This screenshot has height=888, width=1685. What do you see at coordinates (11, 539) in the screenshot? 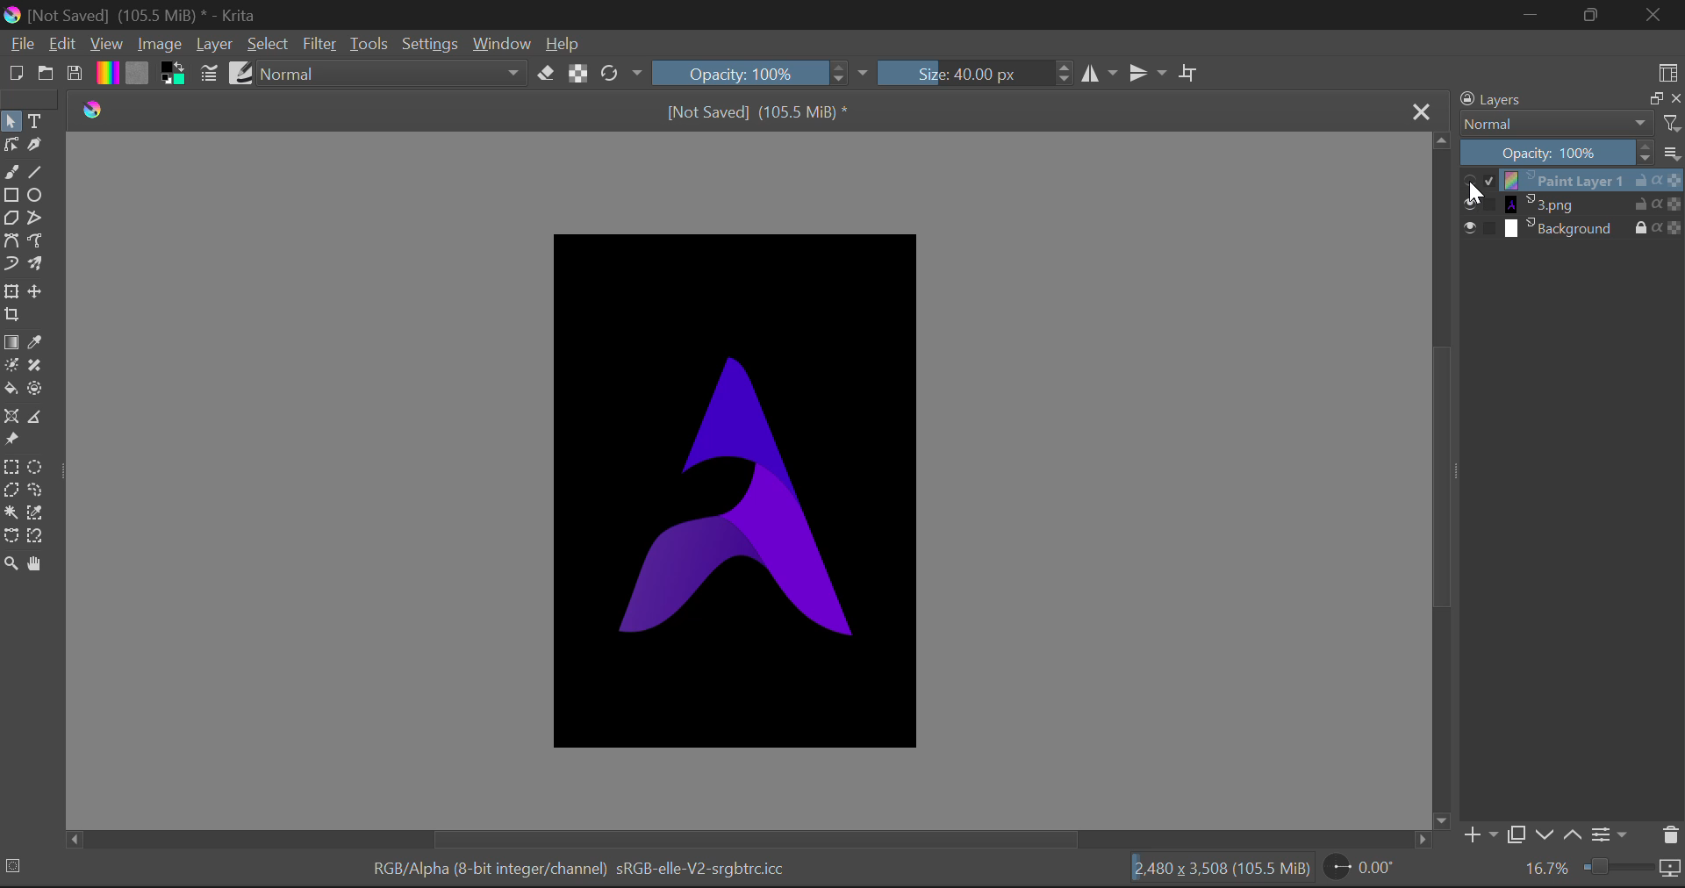
I see `Bezier Curve Selection` at bounding box center [11, 539].